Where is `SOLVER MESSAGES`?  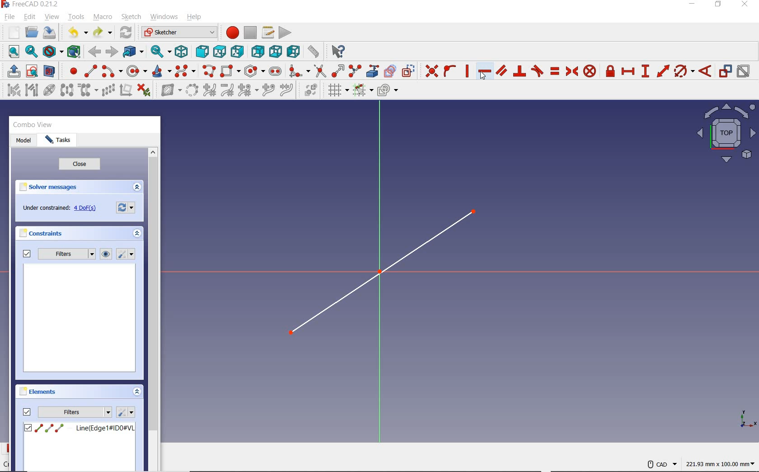 SOLVER MESSAGES is located at coordinates (54, 188).